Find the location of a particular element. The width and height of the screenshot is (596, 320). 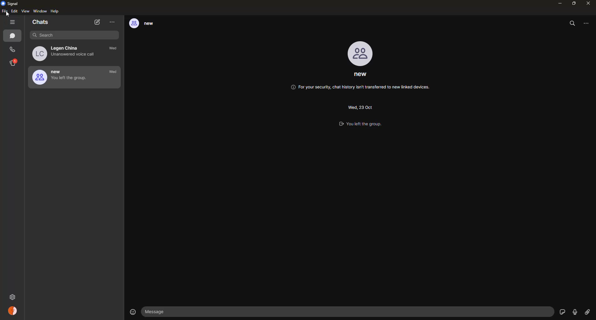

wed is located at coordinates (113, 72).